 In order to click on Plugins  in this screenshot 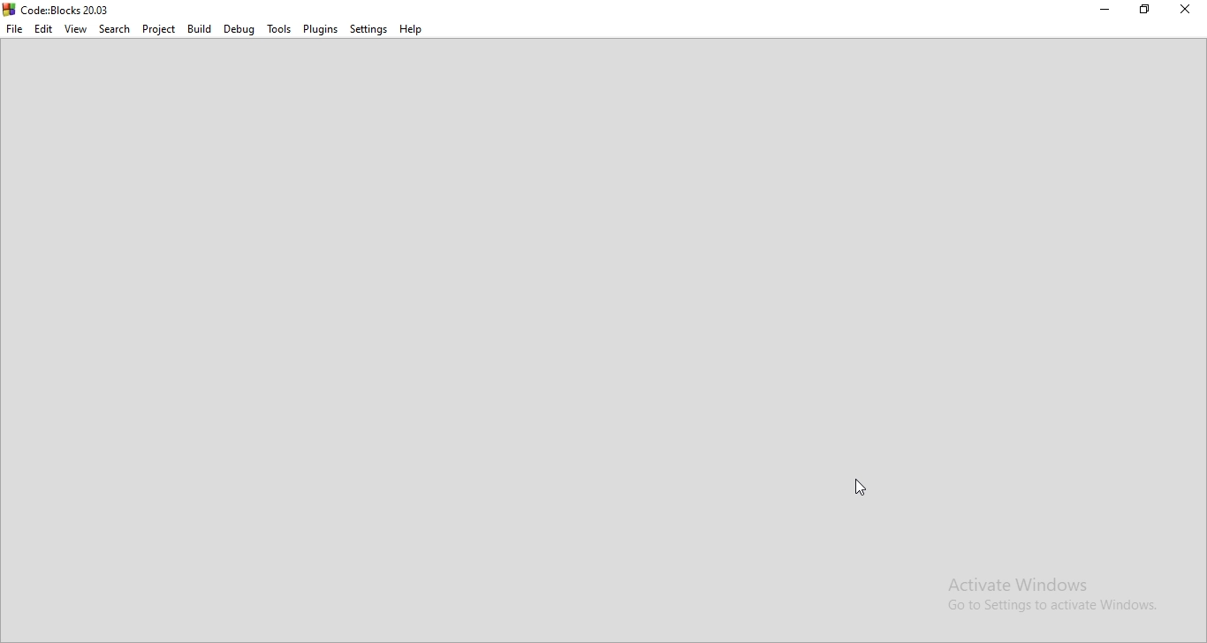, I will do `click(320, 28)`.